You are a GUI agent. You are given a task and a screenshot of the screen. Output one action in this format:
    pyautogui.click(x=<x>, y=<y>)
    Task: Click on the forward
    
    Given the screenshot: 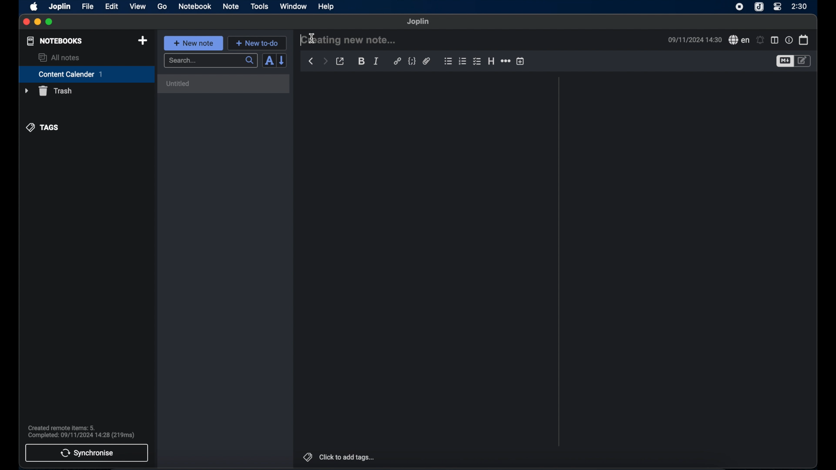 What is the action you would take?
    pyautogui.click(x=325, y=60)
    